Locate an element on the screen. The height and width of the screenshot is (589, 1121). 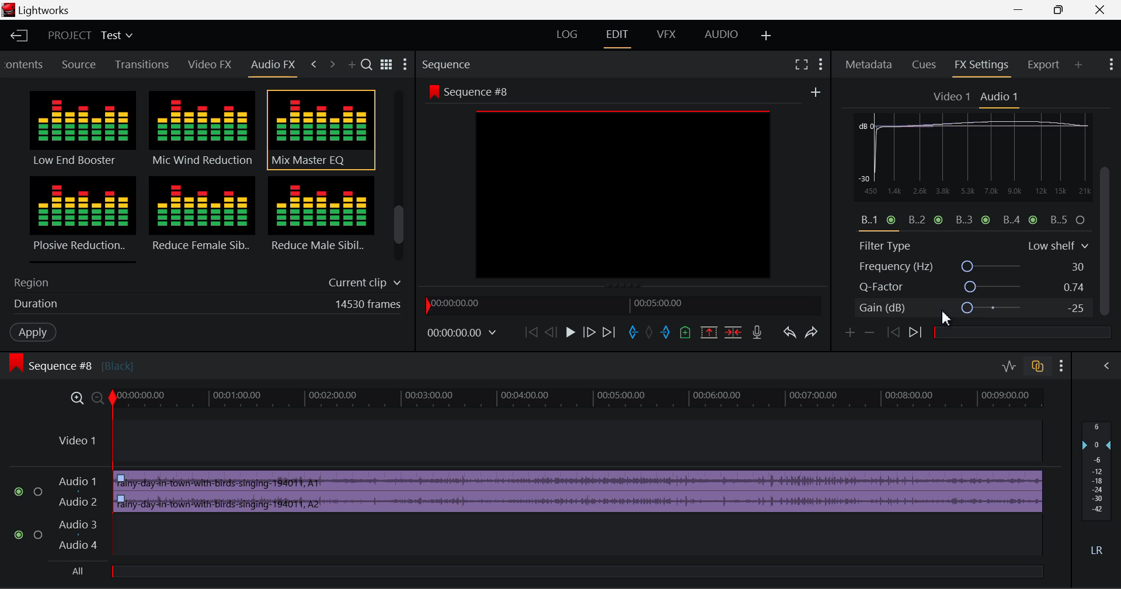
Add keyframe is located at coordinates (848, 335).